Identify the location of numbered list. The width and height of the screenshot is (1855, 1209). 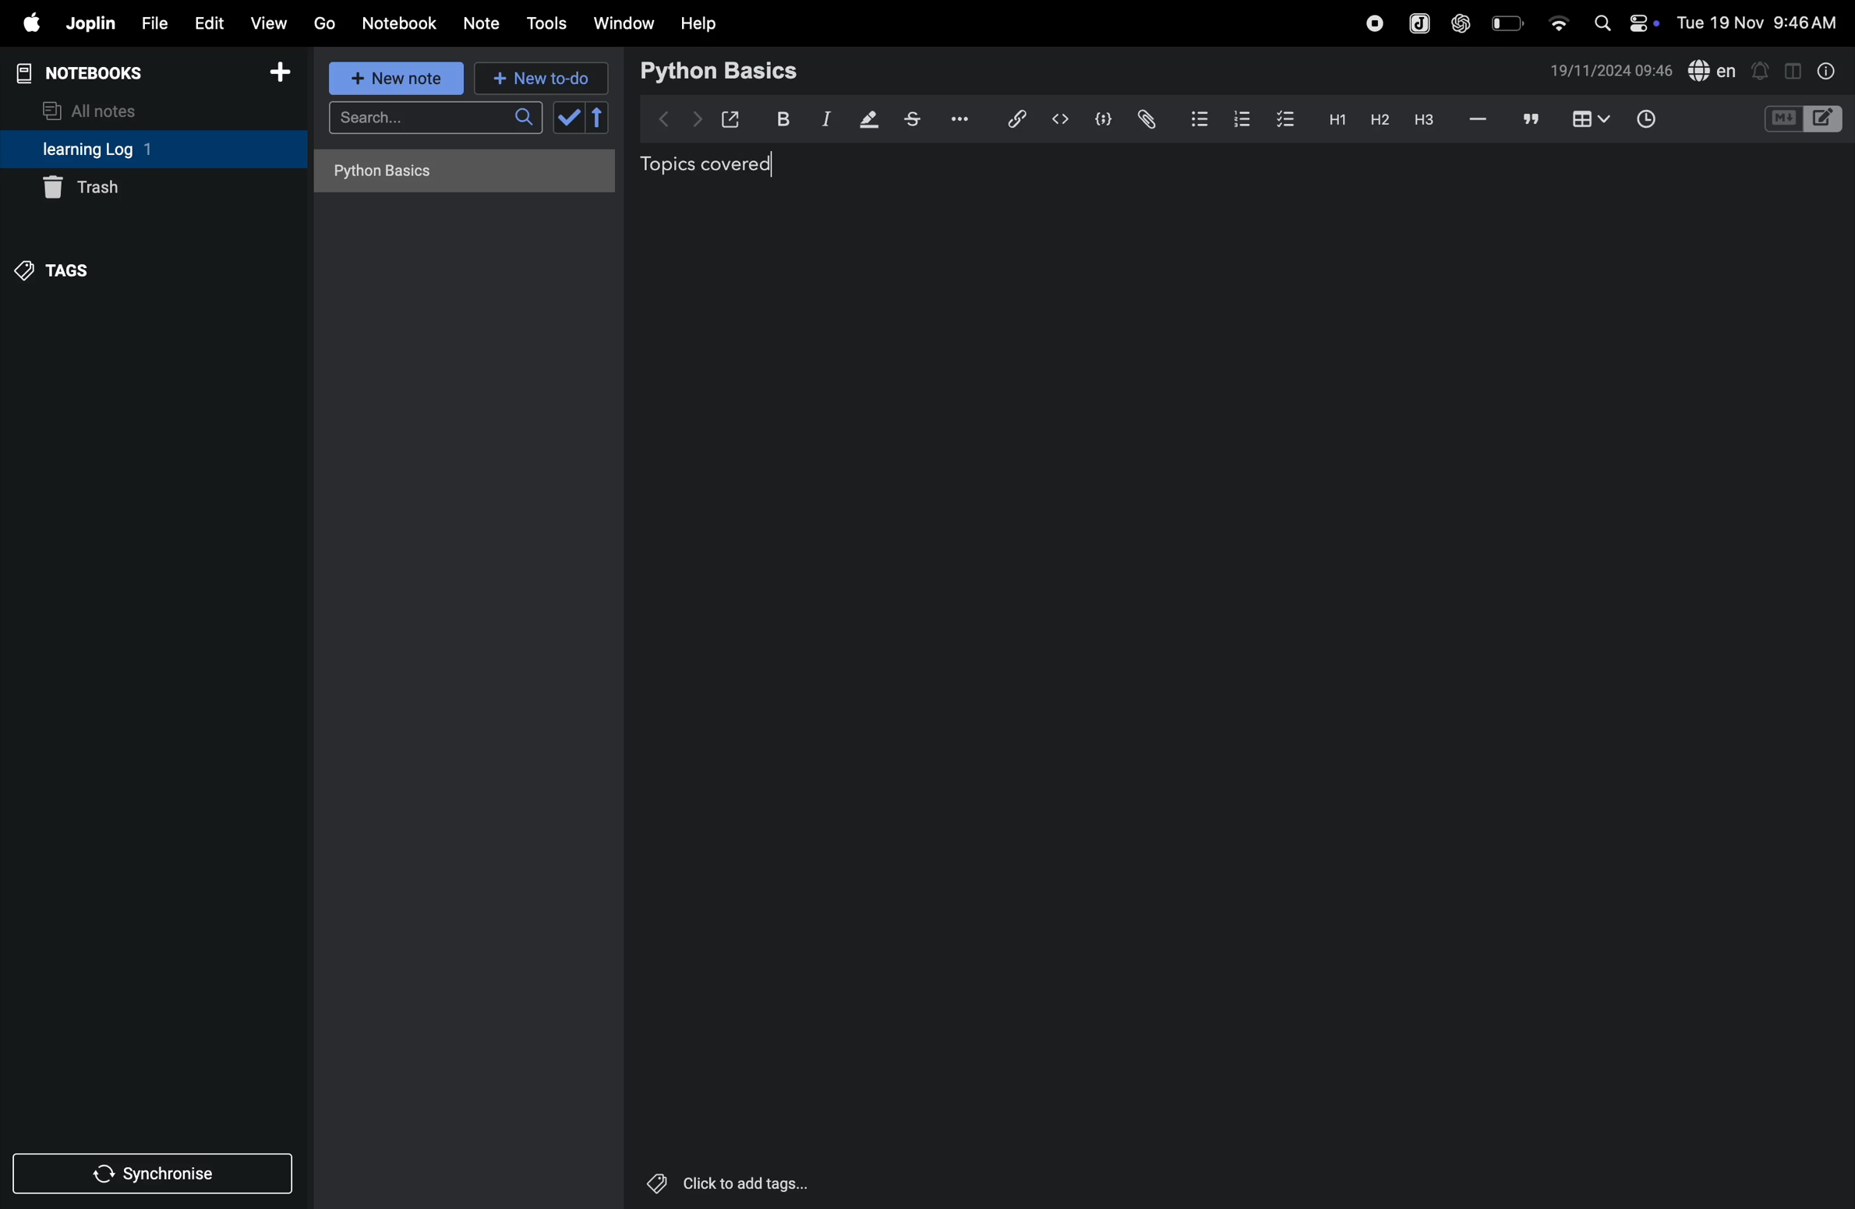
(1238, 118).